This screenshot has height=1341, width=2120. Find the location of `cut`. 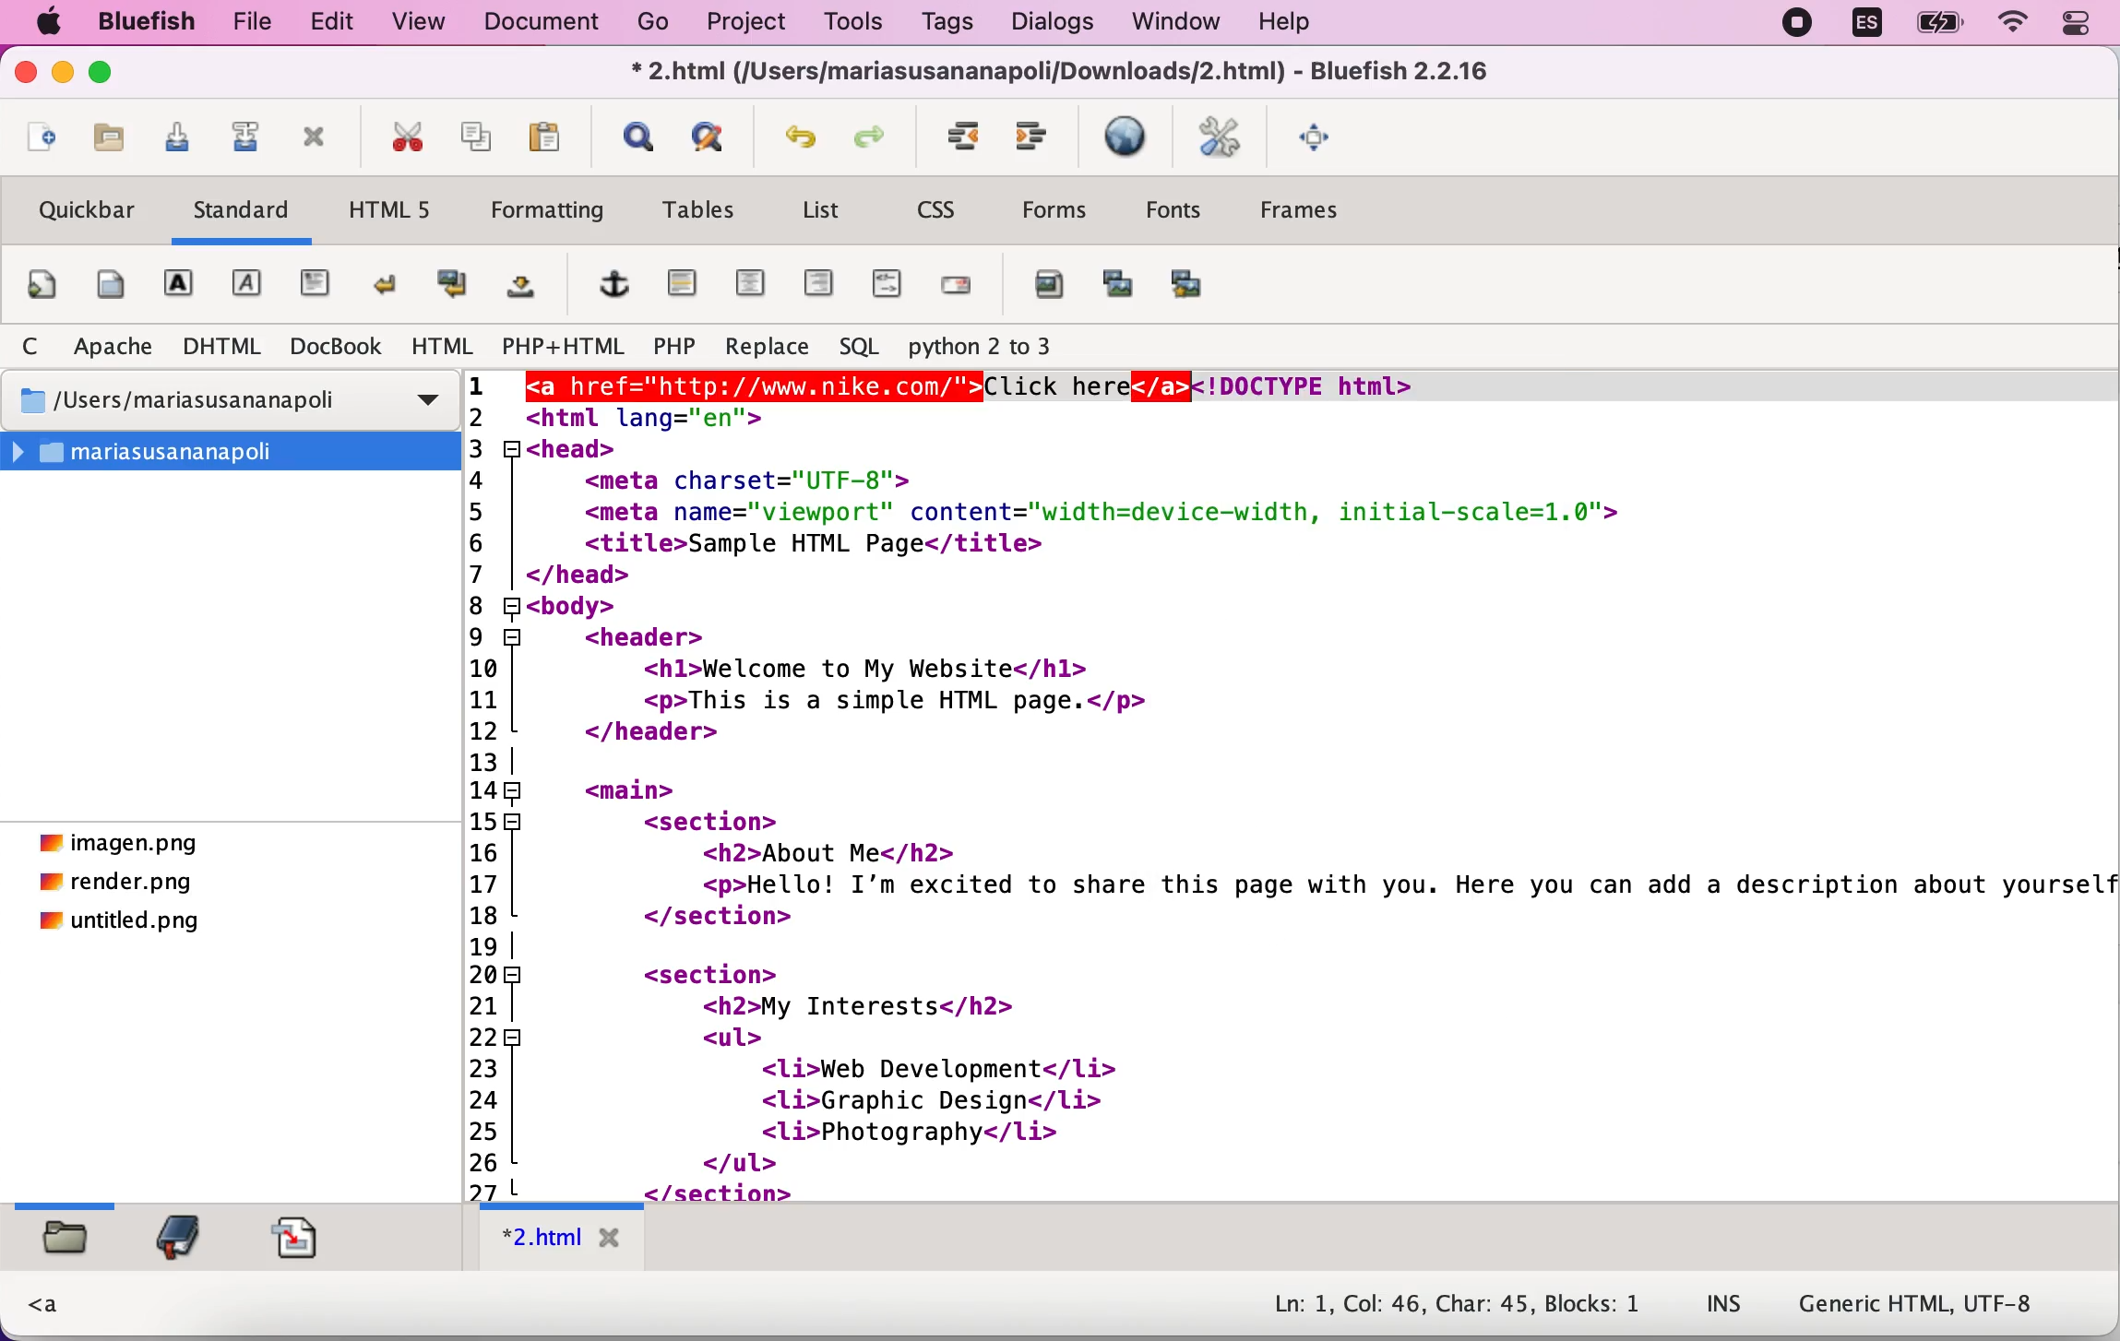

cut is located at coordinates (402, 135).